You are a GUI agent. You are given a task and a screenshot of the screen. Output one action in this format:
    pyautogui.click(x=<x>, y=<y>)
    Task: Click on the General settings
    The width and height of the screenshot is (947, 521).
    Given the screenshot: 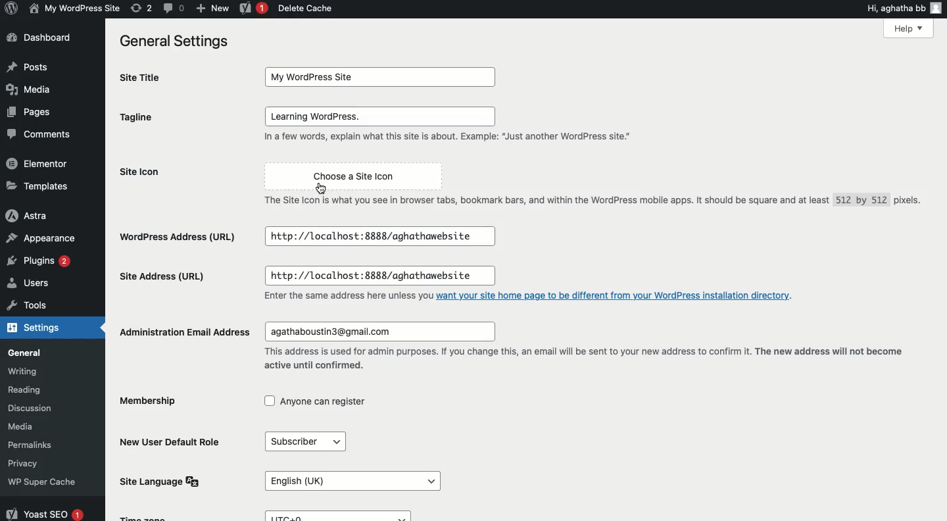 What is the action you would take?
    pyautogui.click(x=177, y=42)
    